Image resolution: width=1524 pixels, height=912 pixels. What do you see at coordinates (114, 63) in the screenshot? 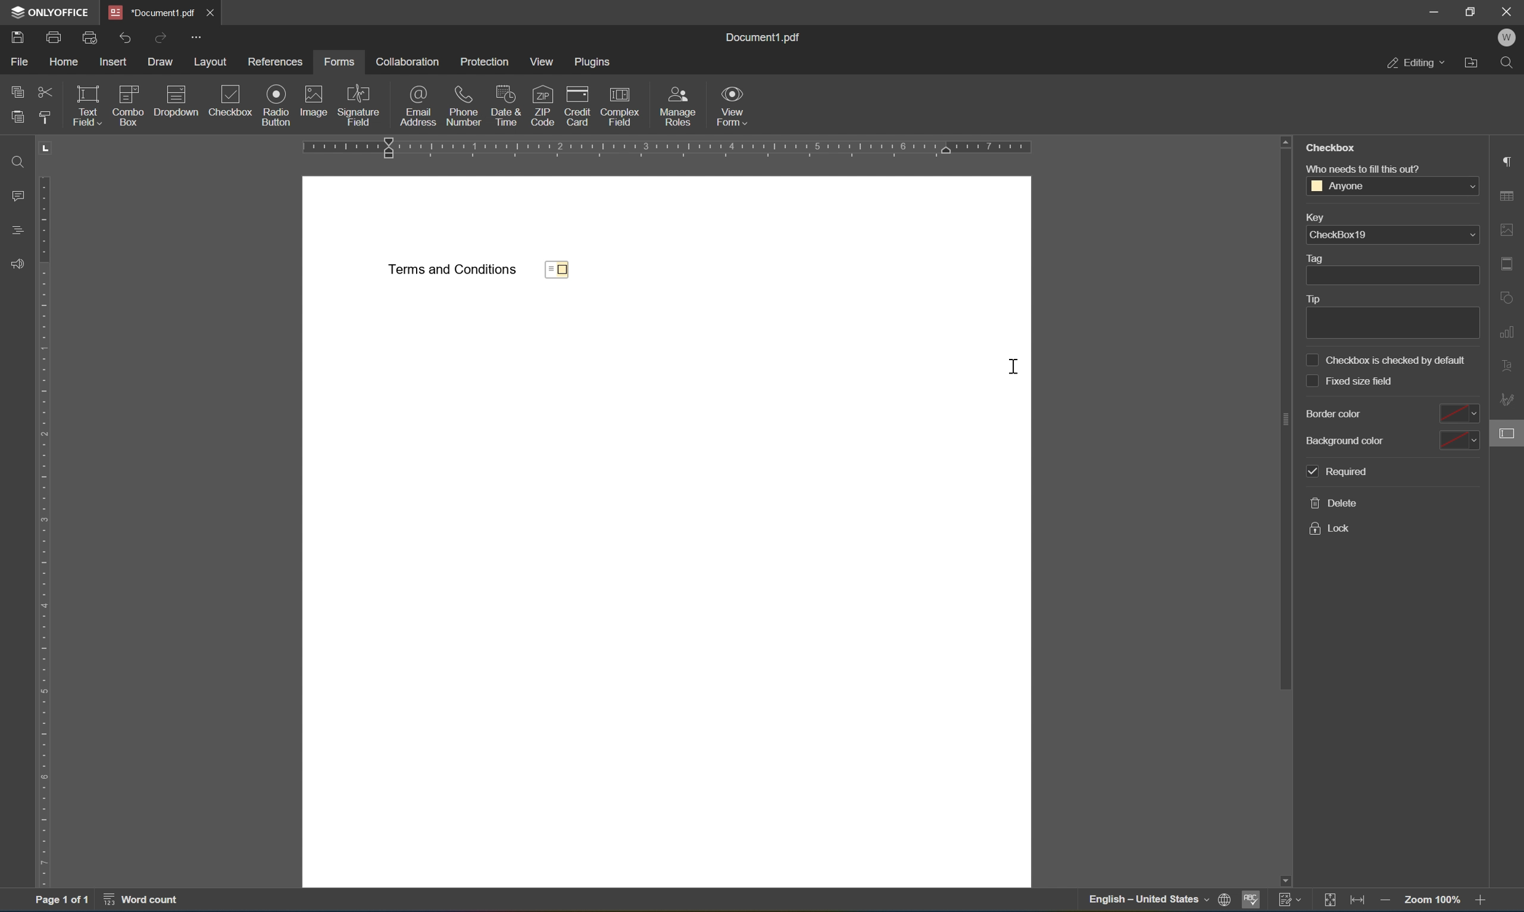
I see `insert` at bounding box center [114, 63].